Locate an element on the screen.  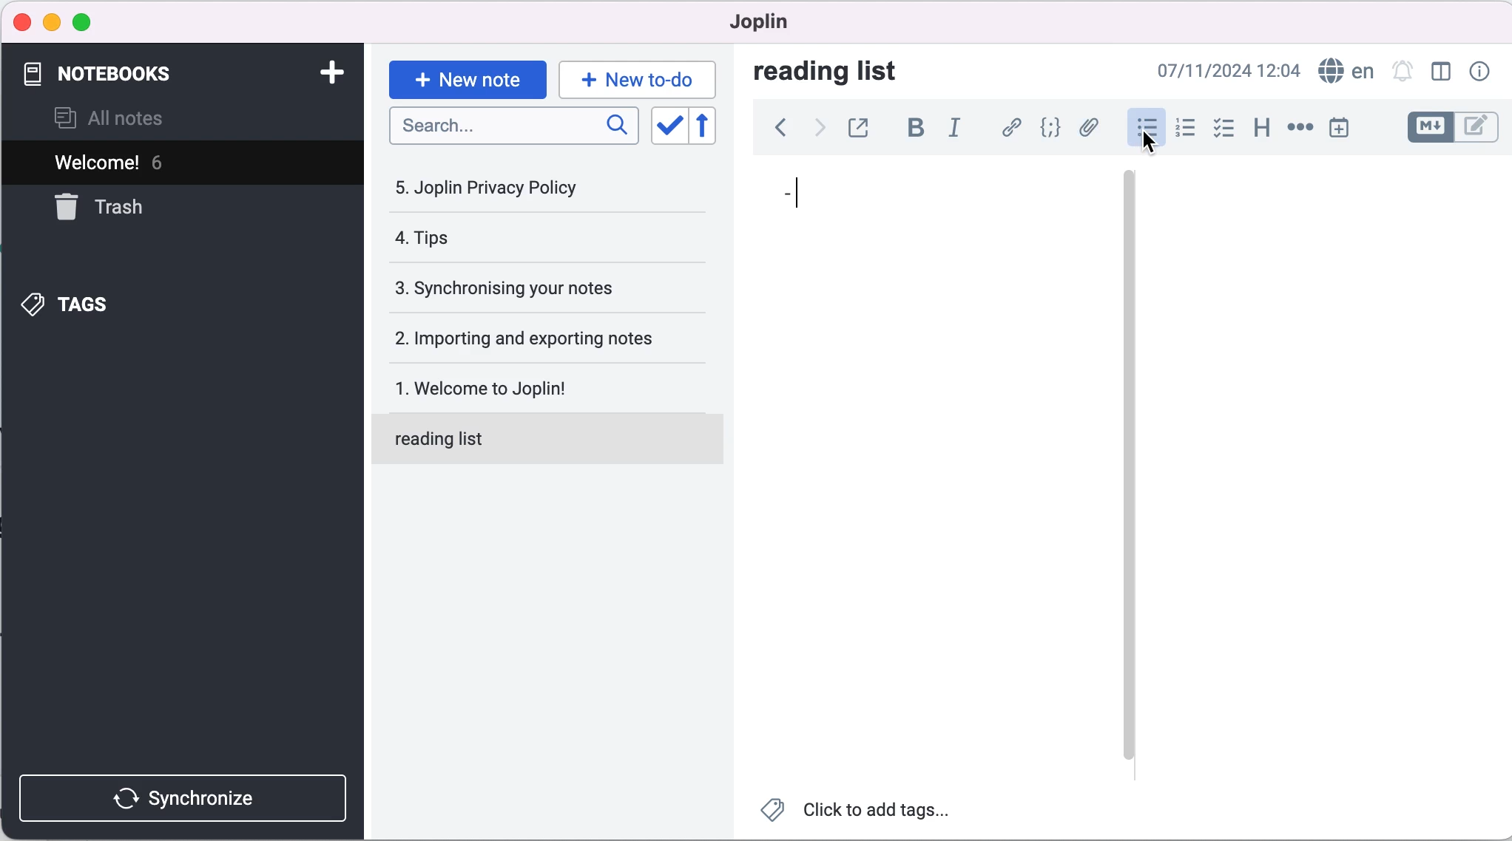
attach file is located at coordinates (1090, 129).